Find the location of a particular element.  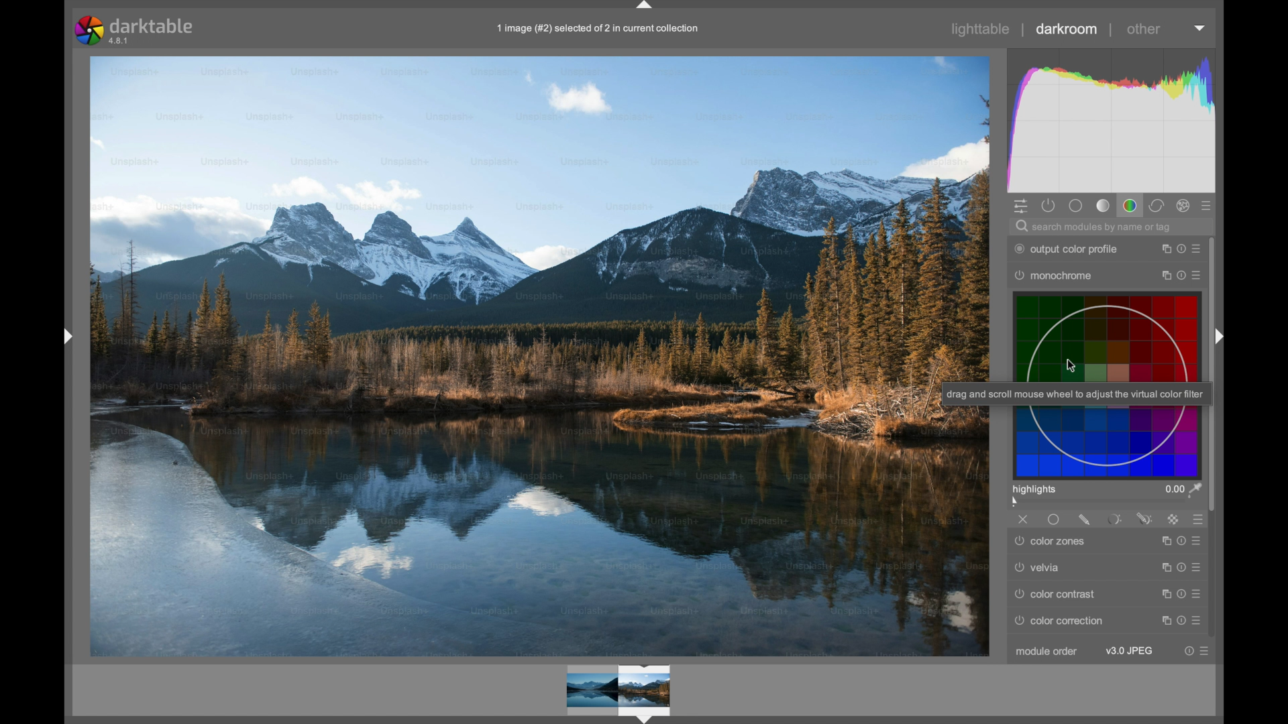

color is located at coordinates (1130, 206).